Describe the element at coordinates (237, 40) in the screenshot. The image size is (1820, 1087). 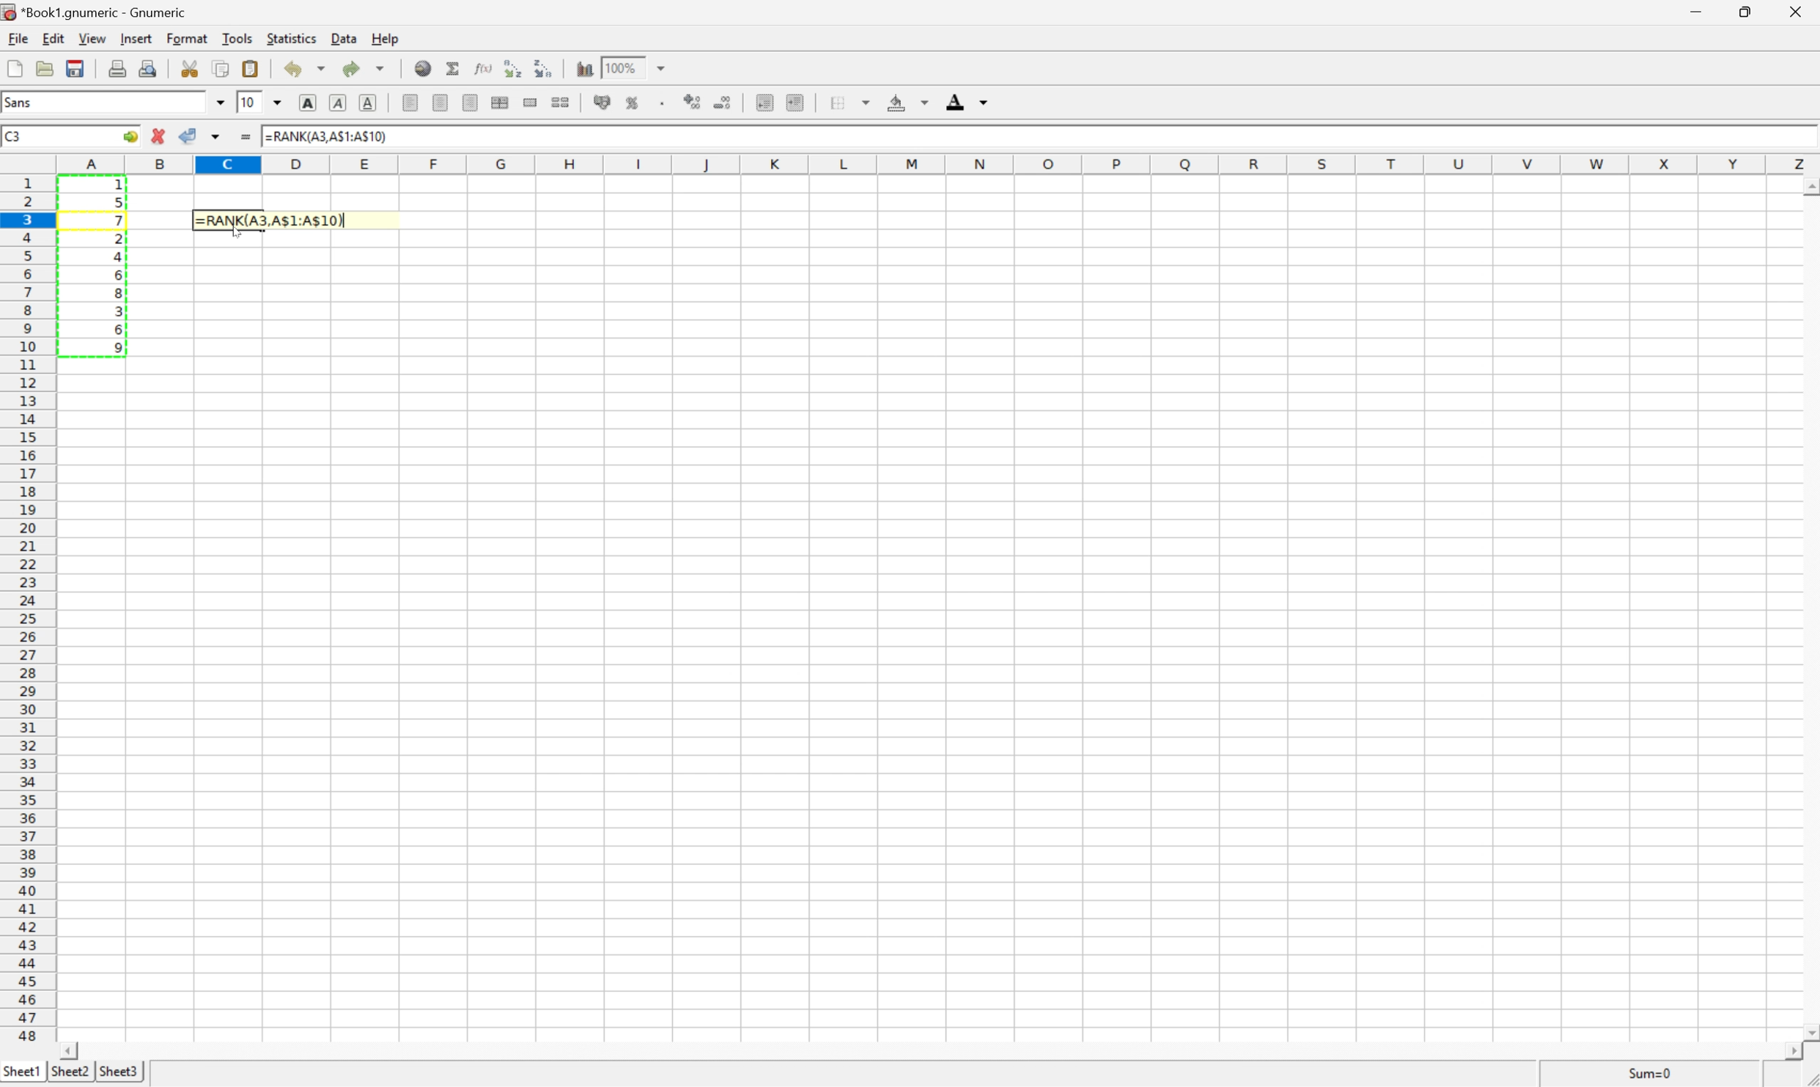
I see `tools` at that location.